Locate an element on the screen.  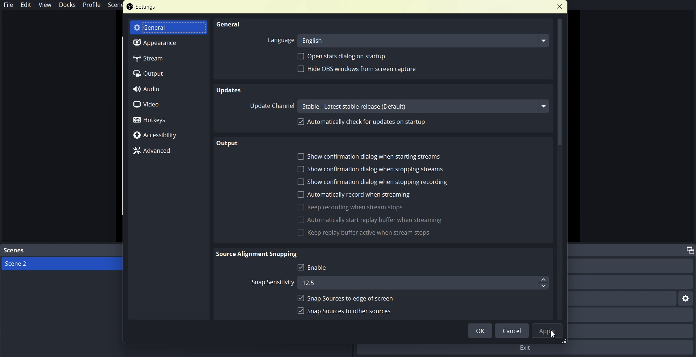
Vertical Scroll bar is located at coordinates (560, 169).